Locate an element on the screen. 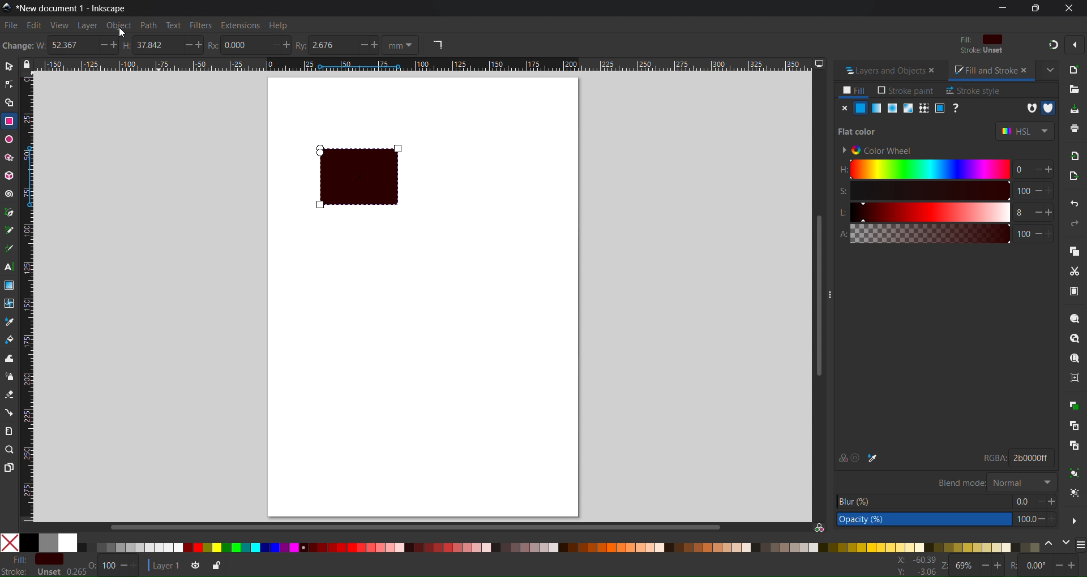  Maximize the radius is located at coordinates (288, 45).